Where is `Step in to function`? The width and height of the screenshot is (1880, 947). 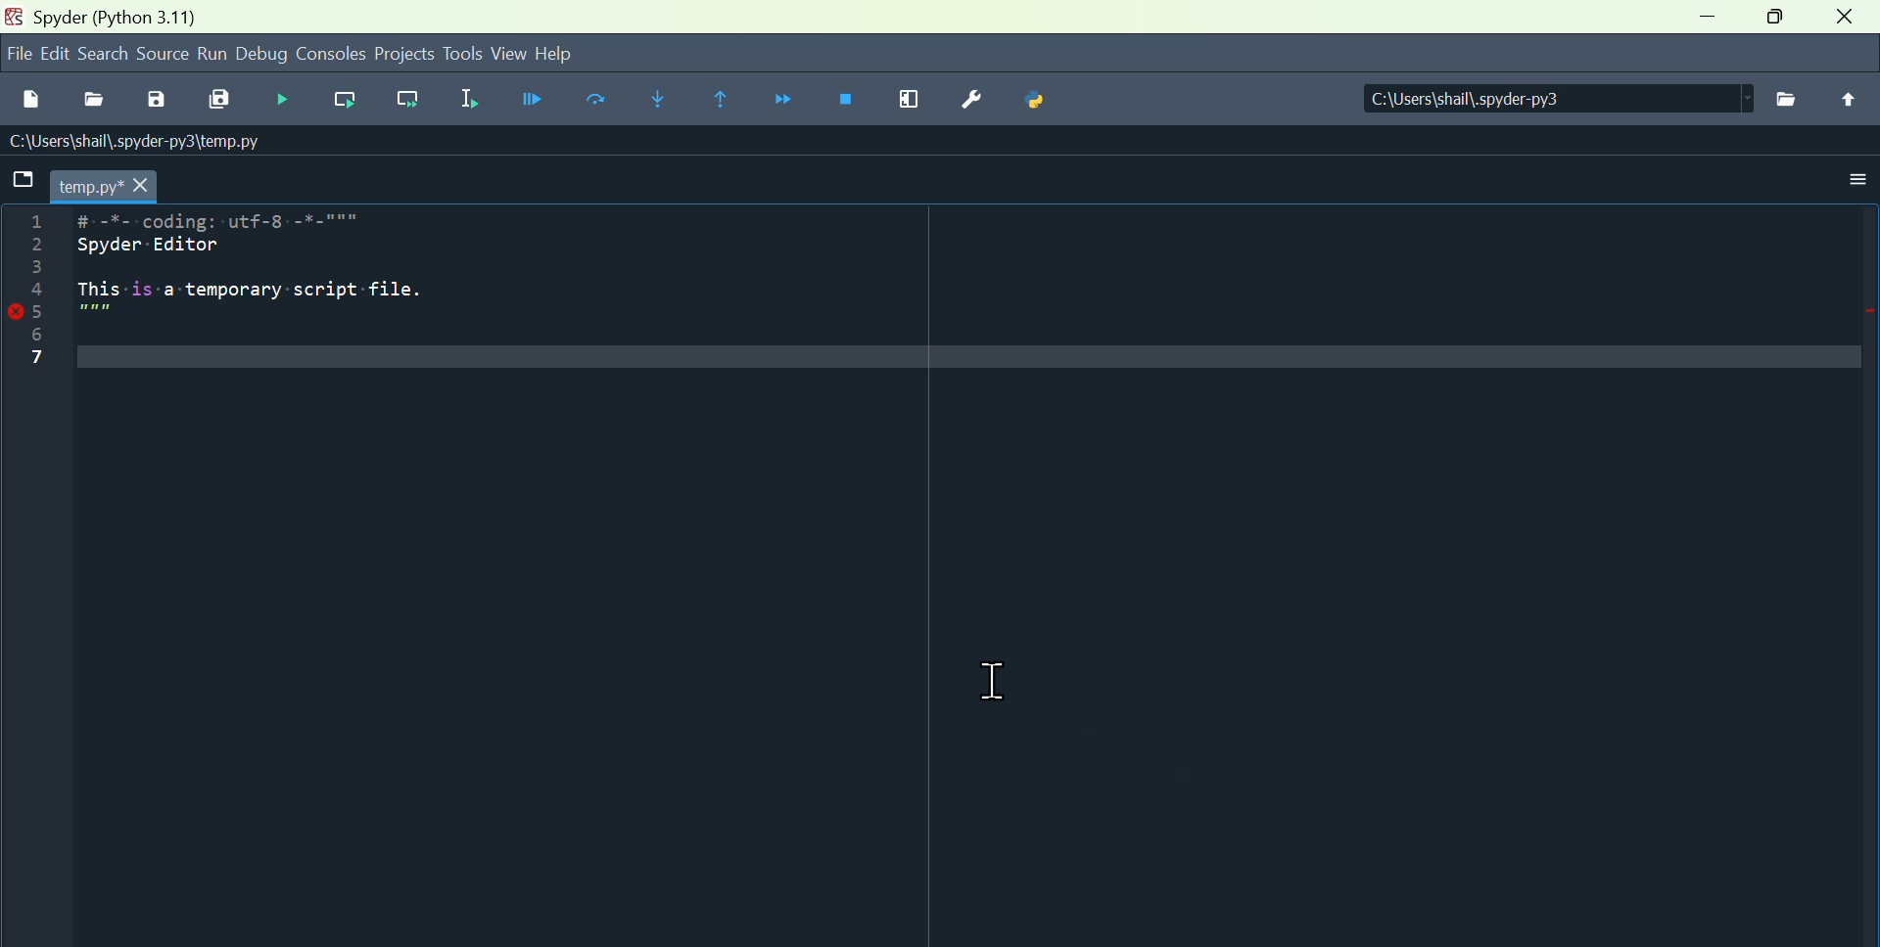
Step in to function is located at coordinates (653, 101).